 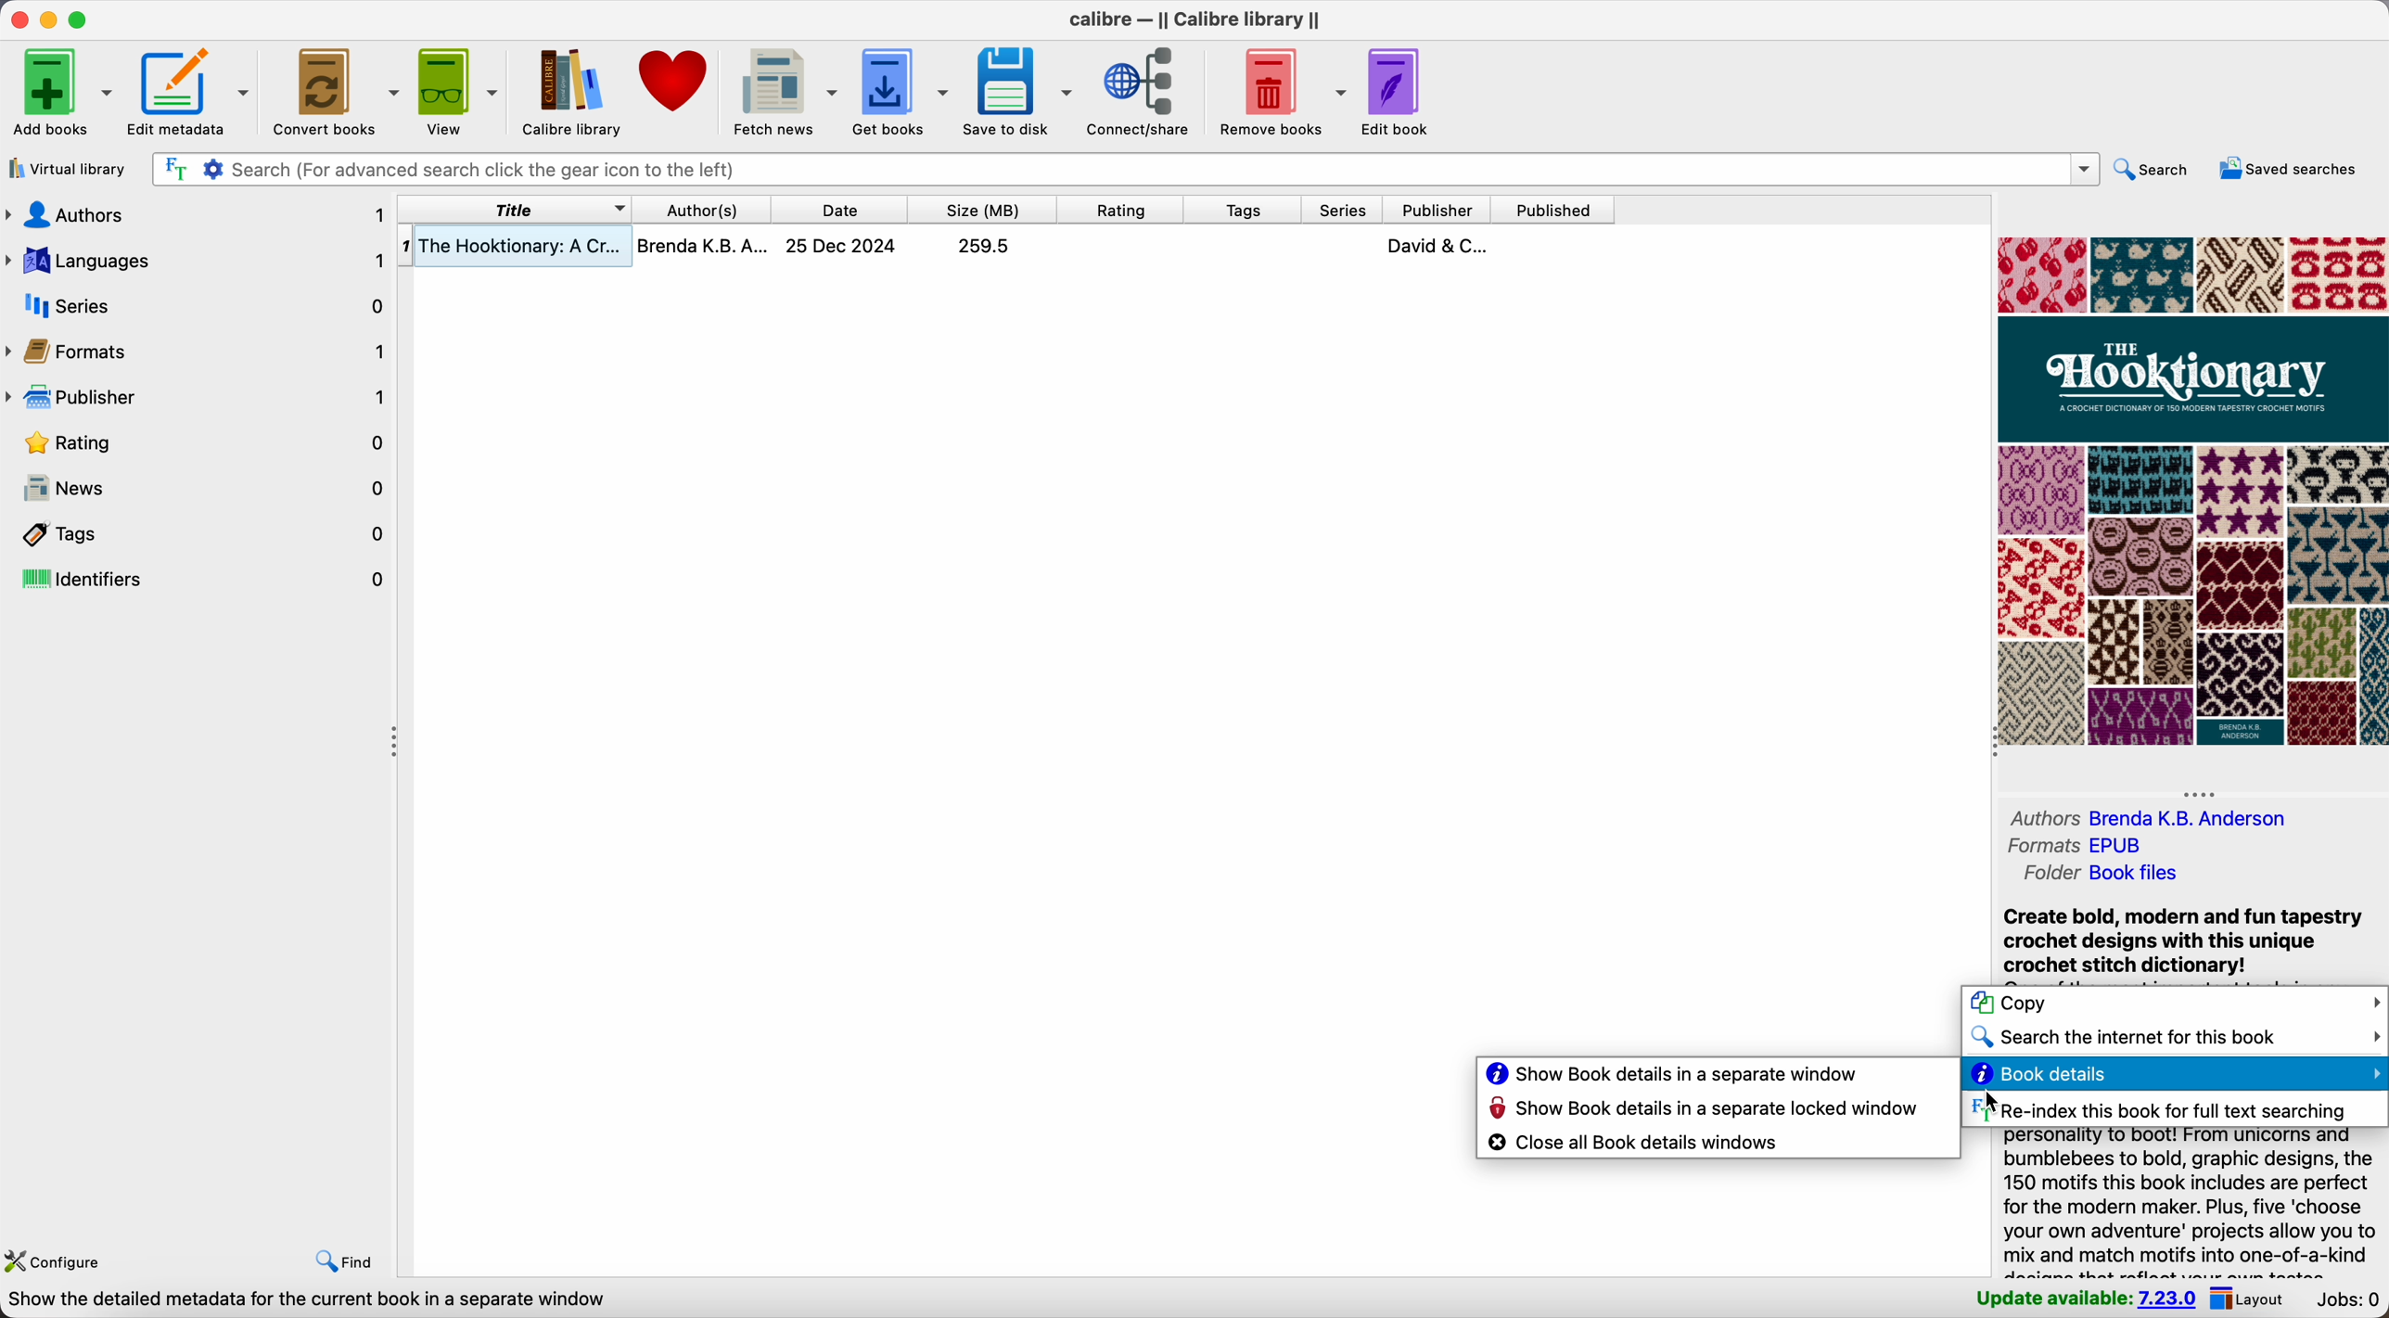 I want to click on edit metadata, so click(x=190, y=93).